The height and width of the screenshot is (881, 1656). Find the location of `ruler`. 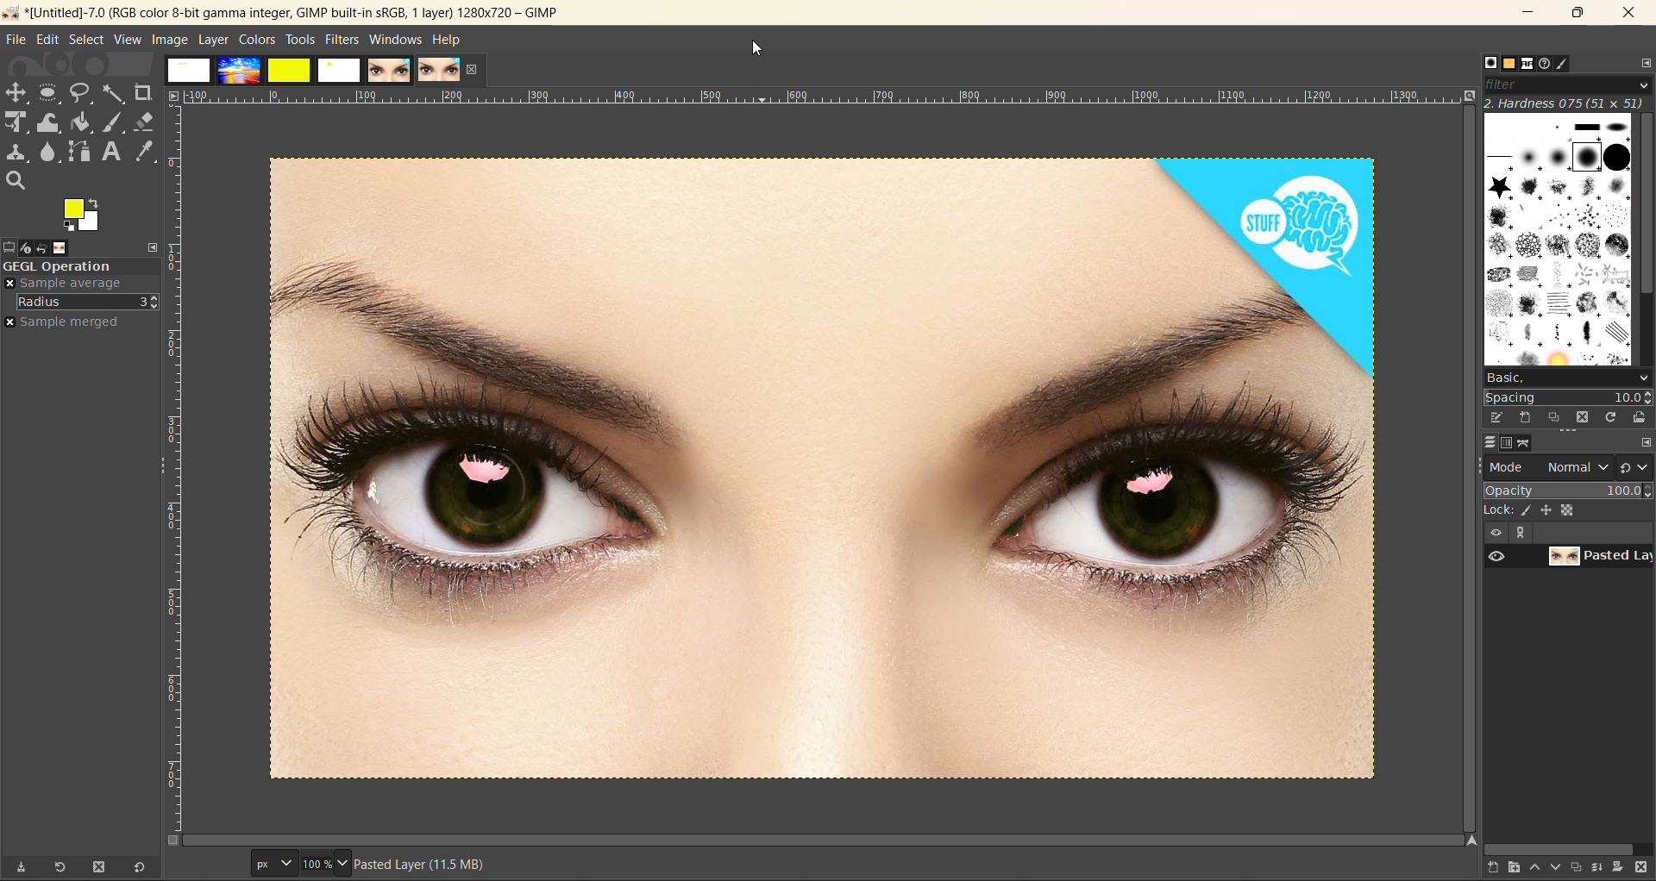

ruler is located at coordinates (815, 96).